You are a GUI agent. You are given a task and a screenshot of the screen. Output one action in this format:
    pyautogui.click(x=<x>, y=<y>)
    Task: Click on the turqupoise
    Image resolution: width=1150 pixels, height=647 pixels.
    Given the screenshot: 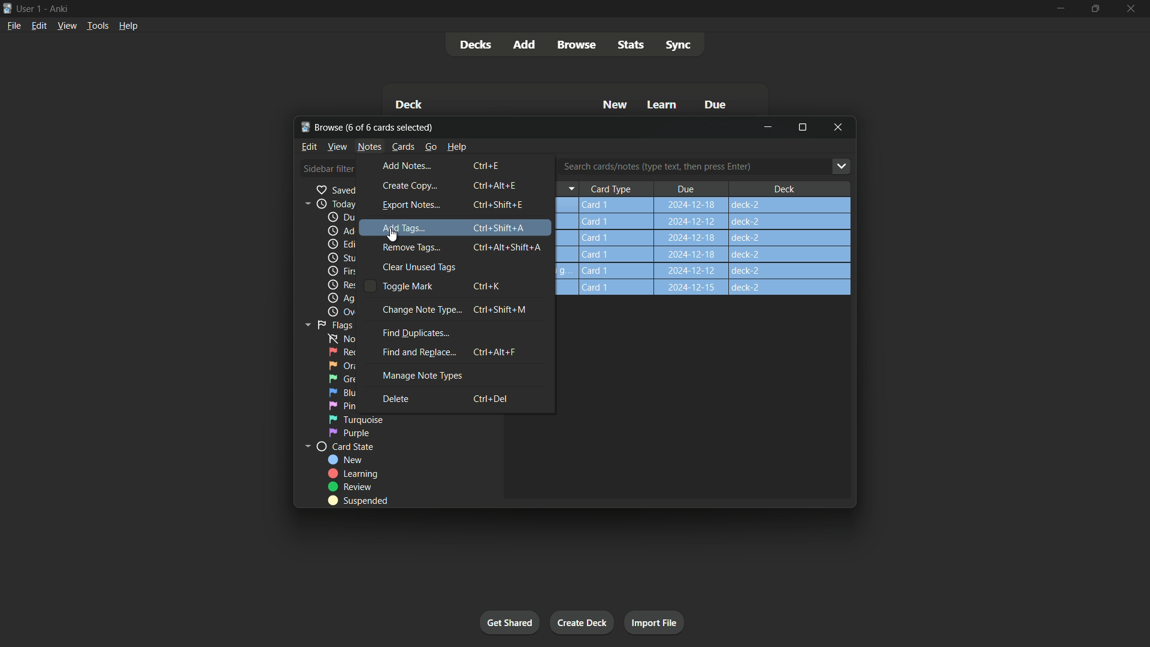 What is the action you would take?
    pyautogui.click(x=356, y=418)
    